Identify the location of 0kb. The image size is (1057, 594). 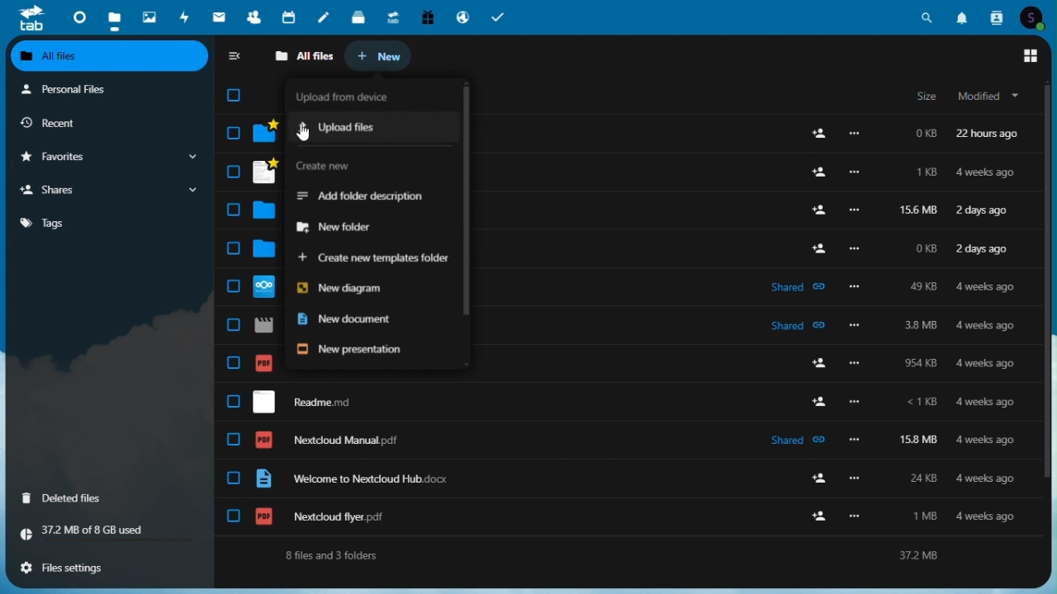
(922, 248).